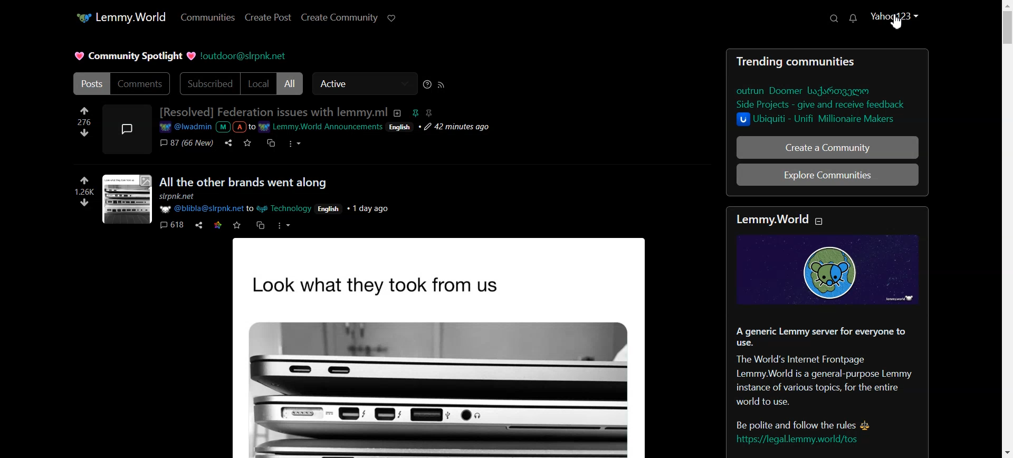  Describe the element at coordinates (83, 132) in the screenshot. I see `Downvote` at that location.